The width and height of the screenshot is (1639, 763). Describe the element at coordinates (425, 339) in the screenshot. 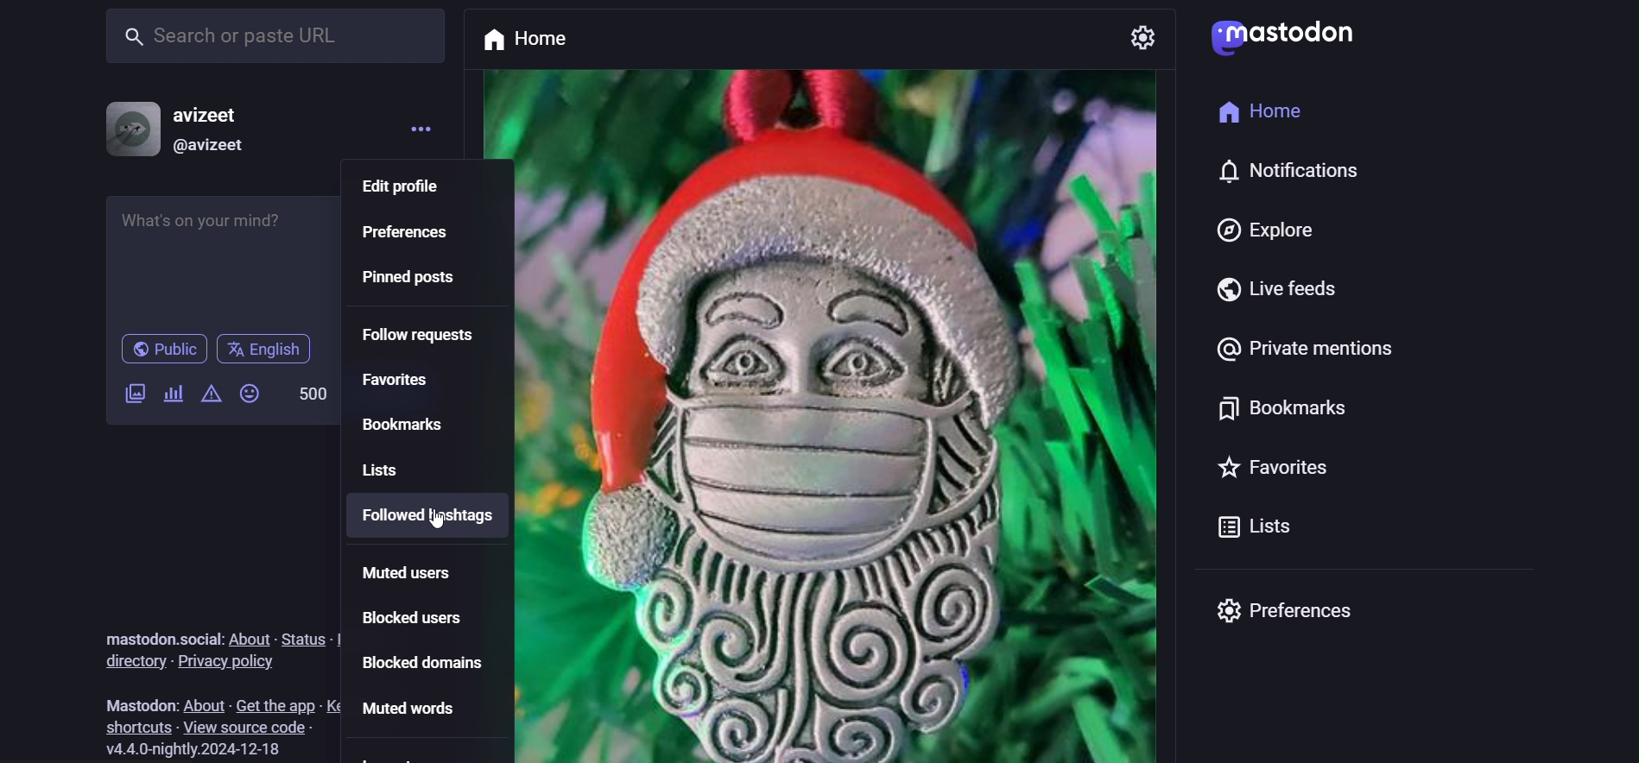

I see `follow requests` at that location.